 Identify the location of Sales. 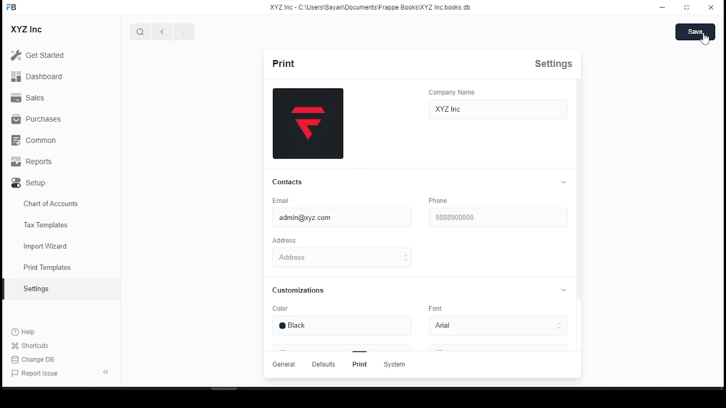
(29, 97).